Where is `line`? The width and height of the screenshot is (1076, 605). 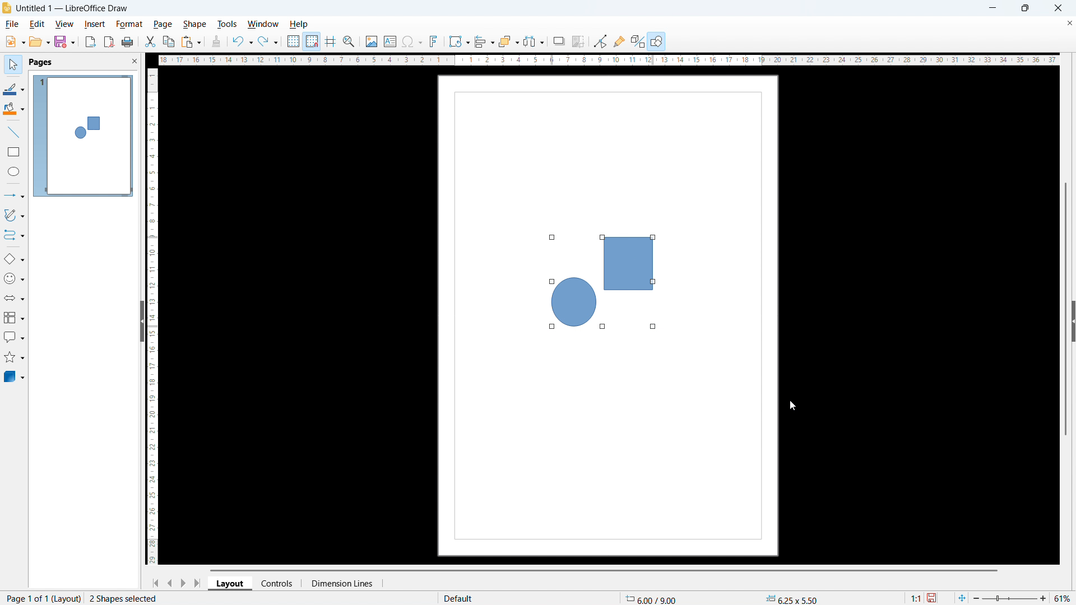 line is located at coordinates (14, 132).